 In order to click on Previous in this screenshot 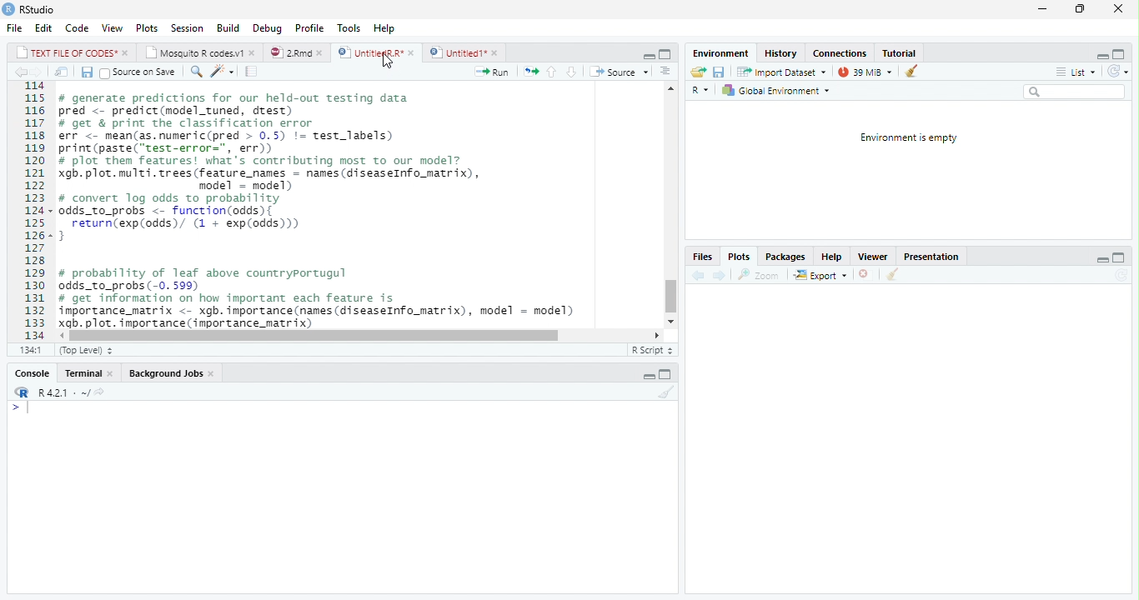, I will do `click(19, 72)`.